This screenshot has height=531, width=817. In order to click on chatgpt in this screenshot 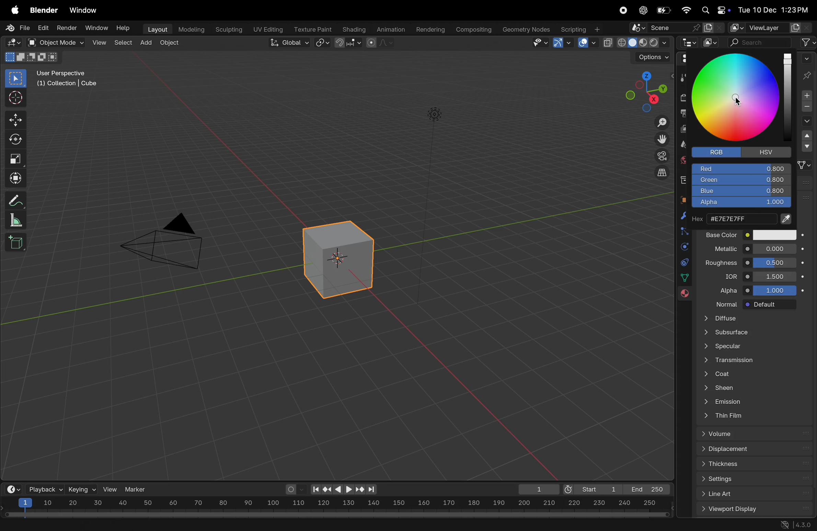, I will do `click(642, 10)`.